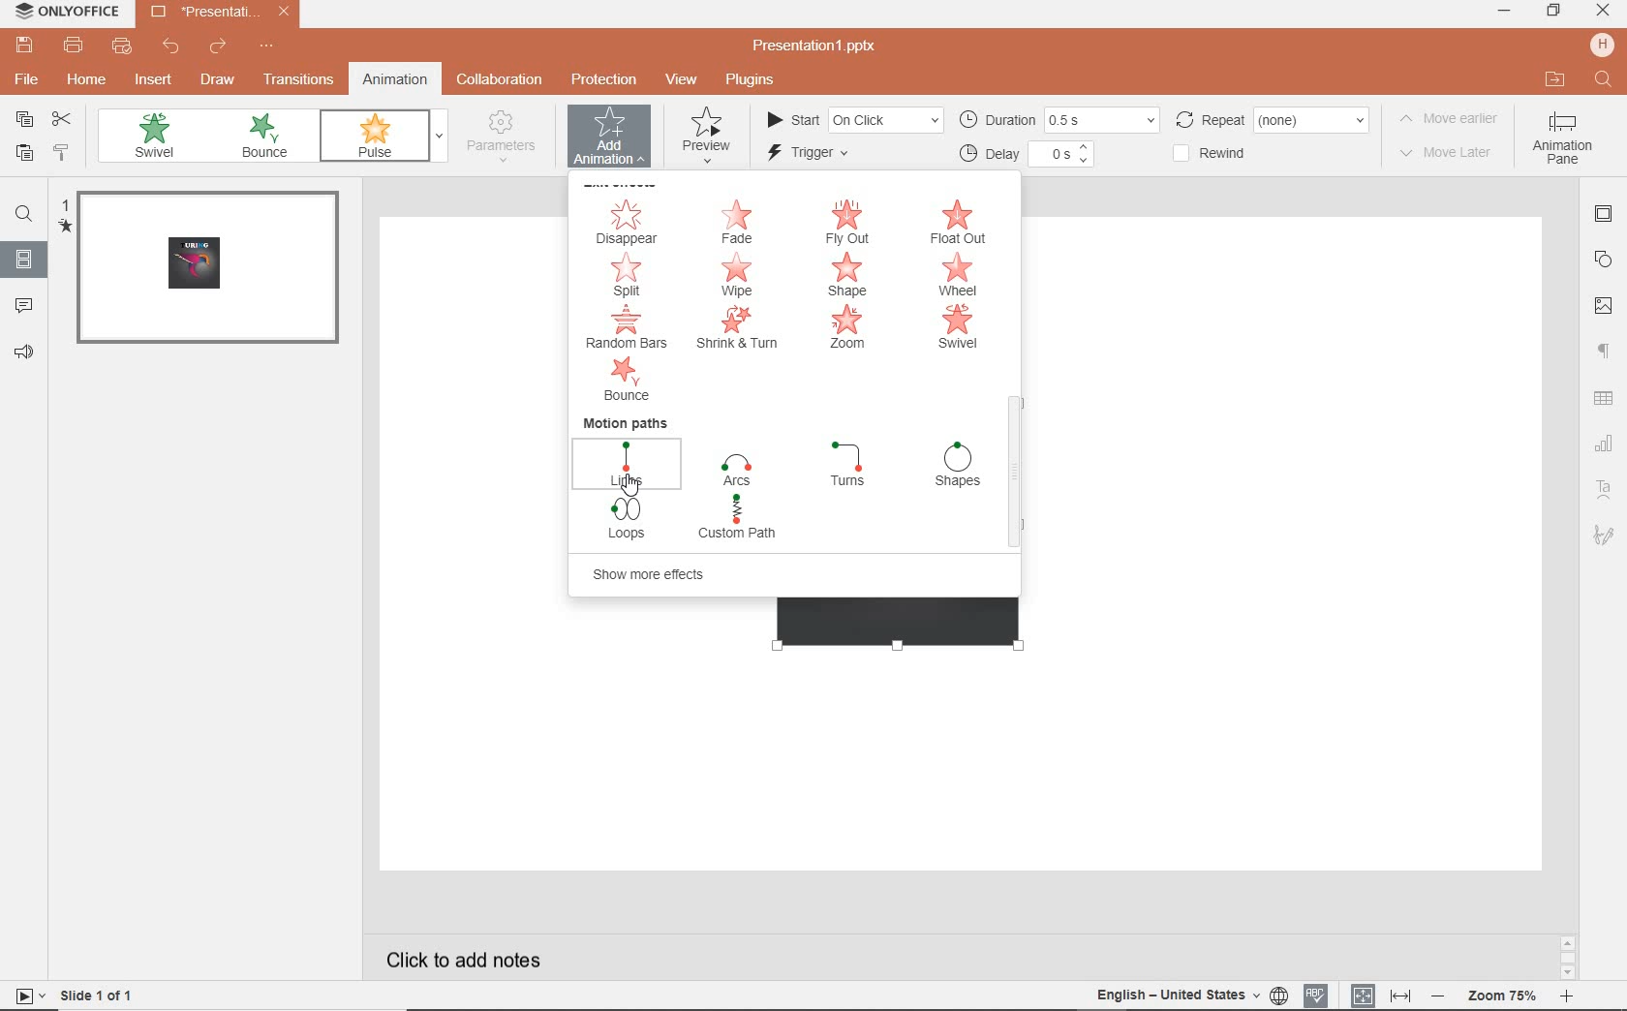 The image size is (1627, 1011). I want to click on save, so click(24, 45).